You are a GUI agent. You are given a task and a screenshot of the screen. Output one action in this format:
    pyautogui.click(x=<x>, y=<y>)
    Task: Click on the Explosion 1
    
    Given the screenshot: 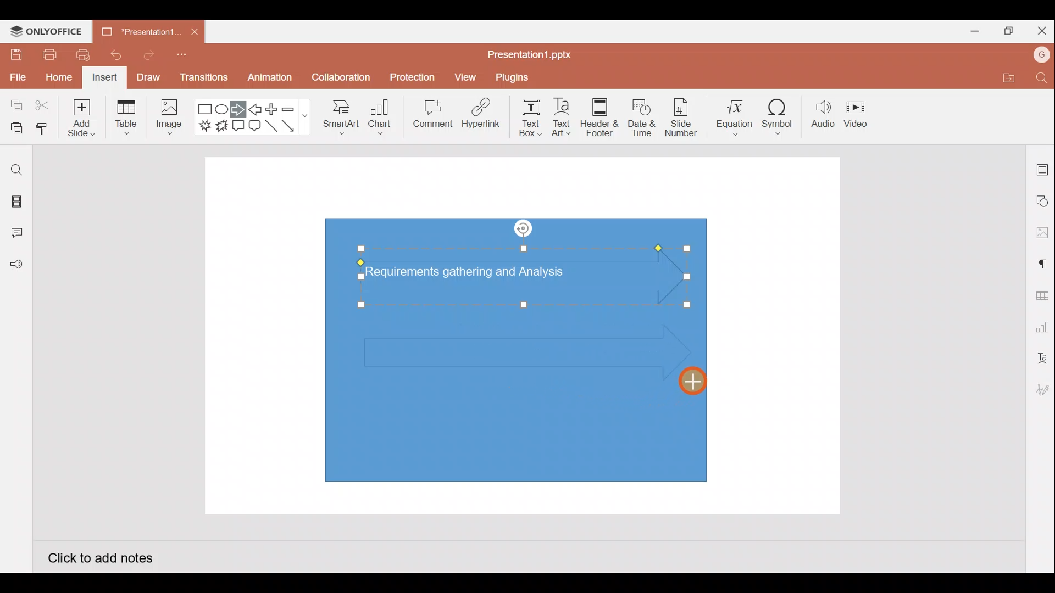 What is the action you would take?
    pyautogui.click(x=205, y=125)
    